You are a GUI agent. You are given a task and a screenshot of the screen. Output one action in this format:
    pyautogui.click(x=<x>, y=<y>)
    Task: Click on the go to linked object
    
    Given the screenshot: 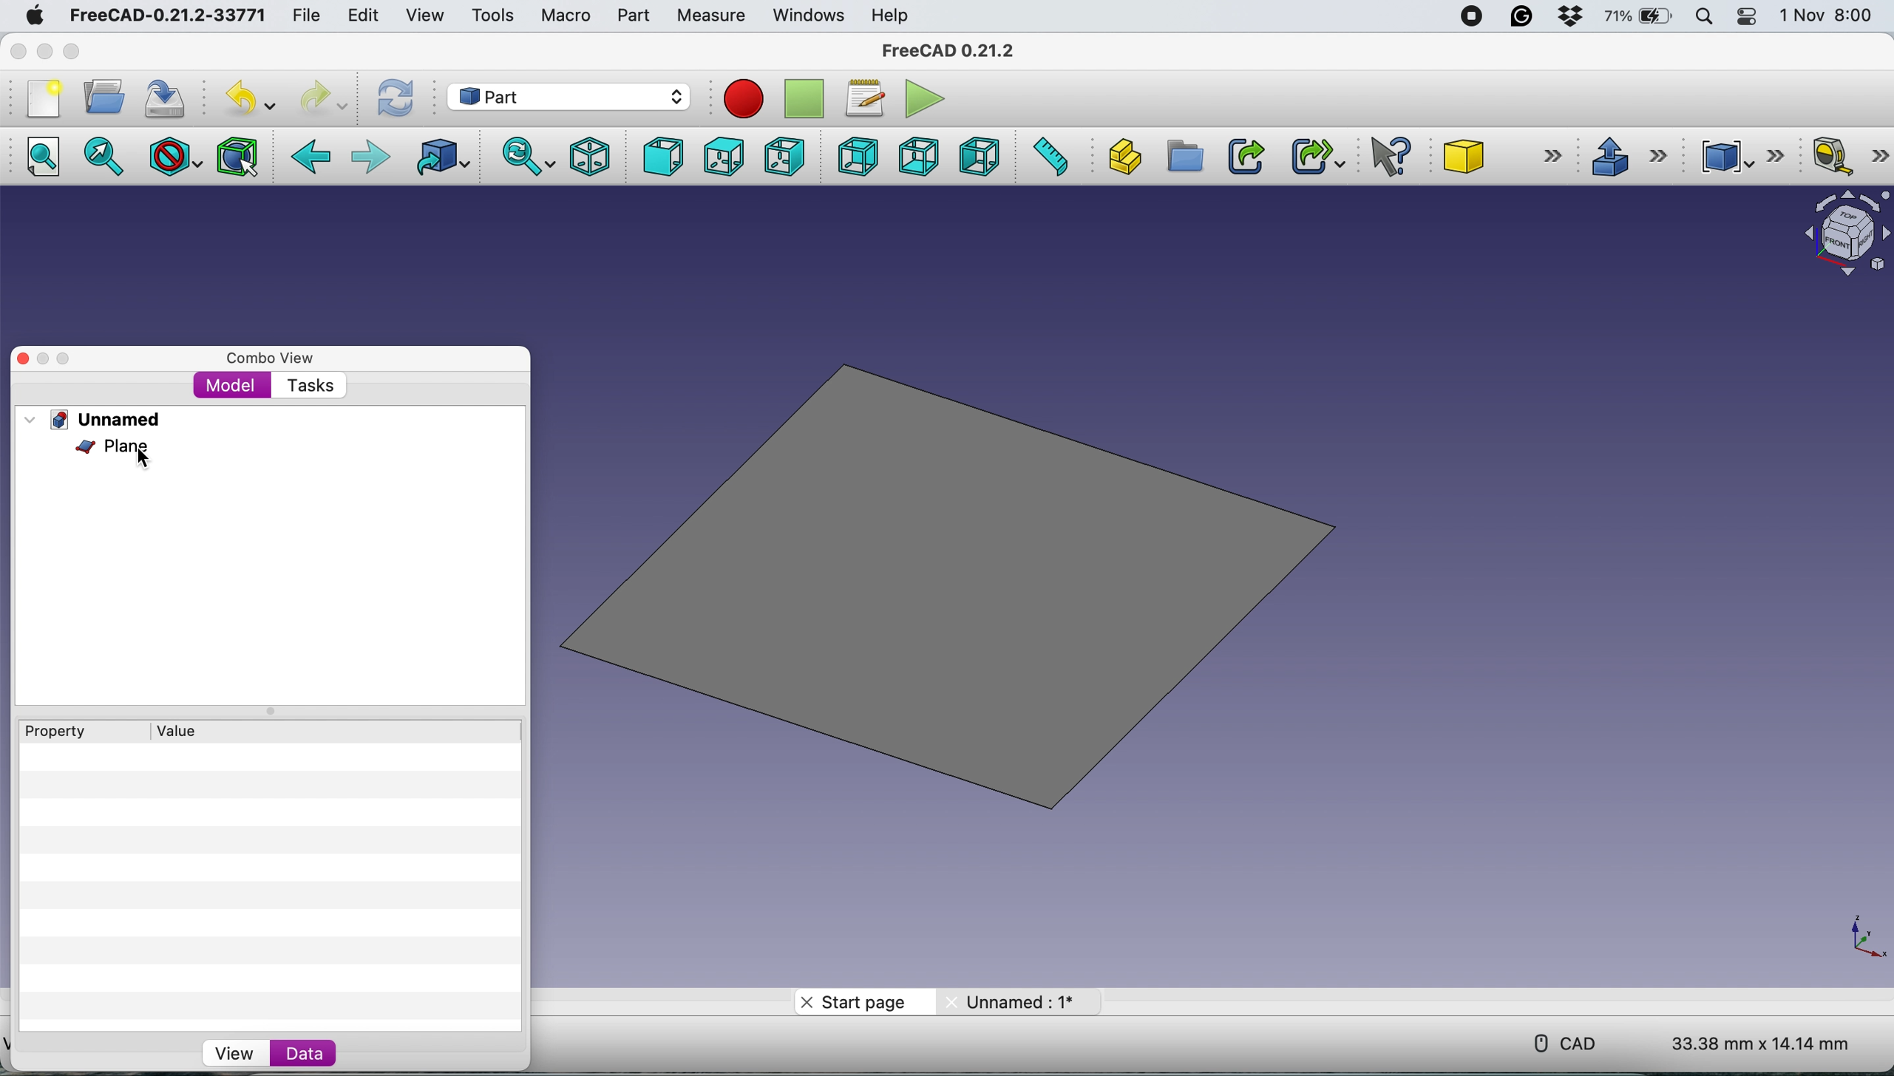 What is the action you would take?
    pyautogui.click(x=438, y=157)
    